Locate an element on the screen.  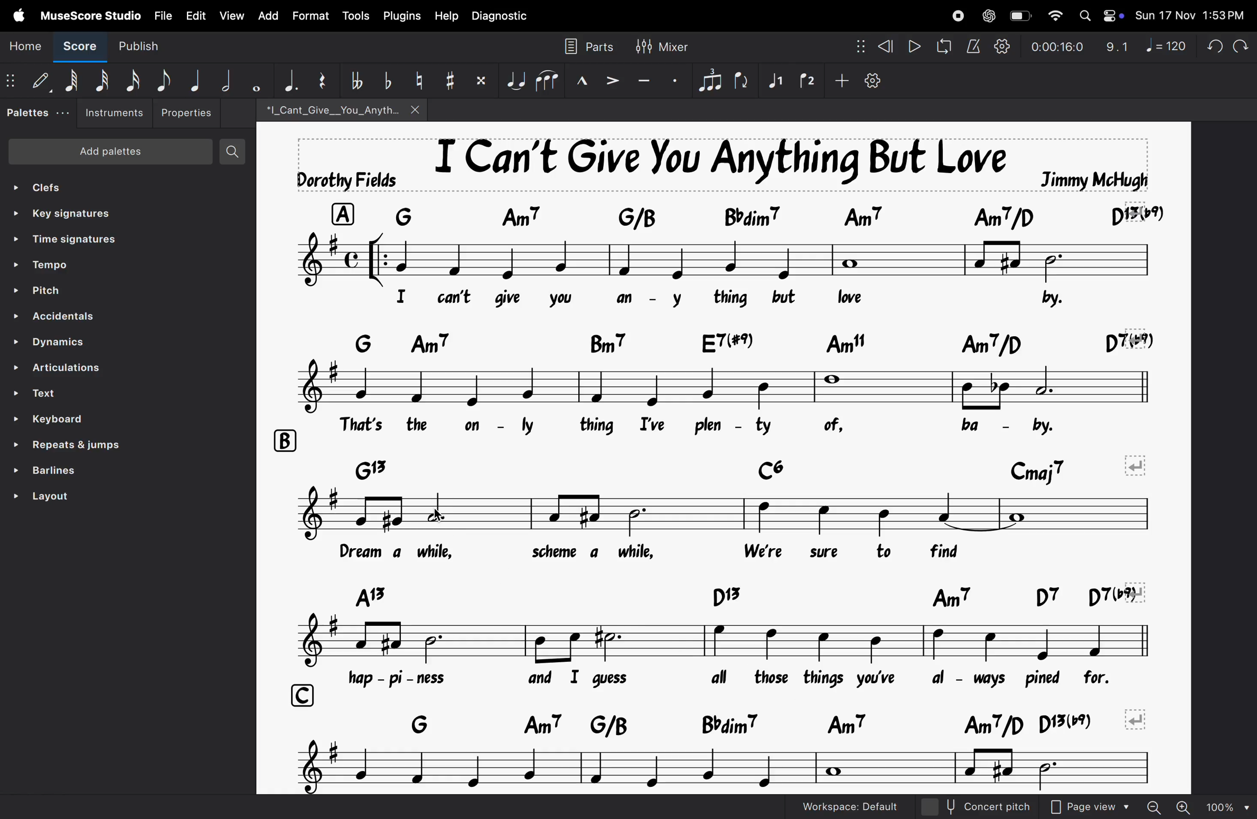
song title is located at coordinates (723, 165).